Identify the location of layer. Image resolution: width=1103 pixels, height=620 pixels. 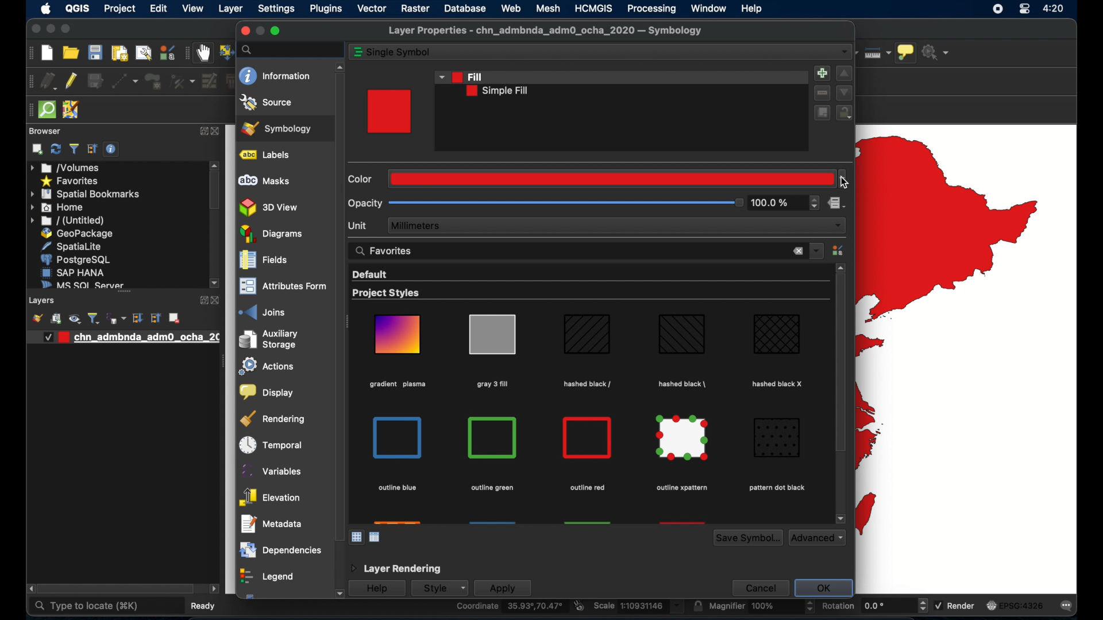
(232, 10).